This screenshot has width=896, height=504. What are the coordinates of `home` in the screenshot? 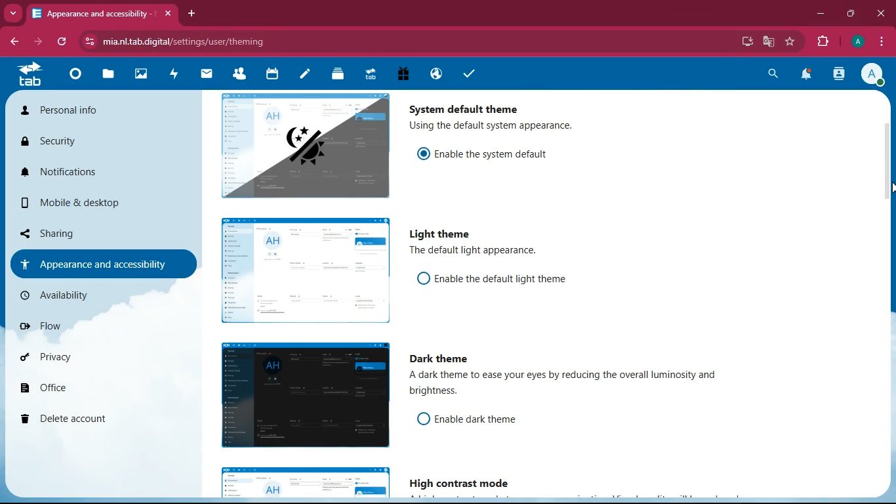 It's located at (75, 77).